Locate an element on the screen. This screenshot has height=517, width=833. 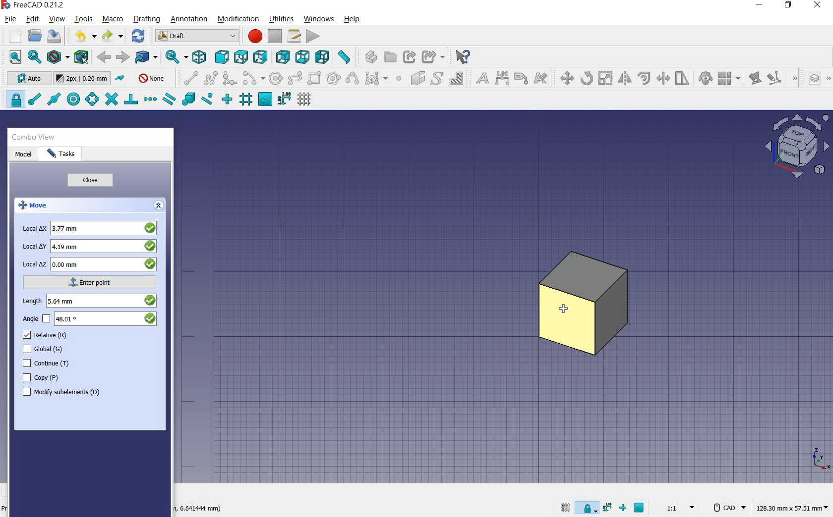
continue is located at coordinates (47, 363).